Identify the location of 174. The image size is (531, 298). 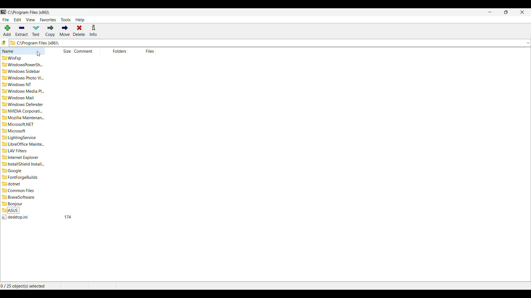
(68, 217).